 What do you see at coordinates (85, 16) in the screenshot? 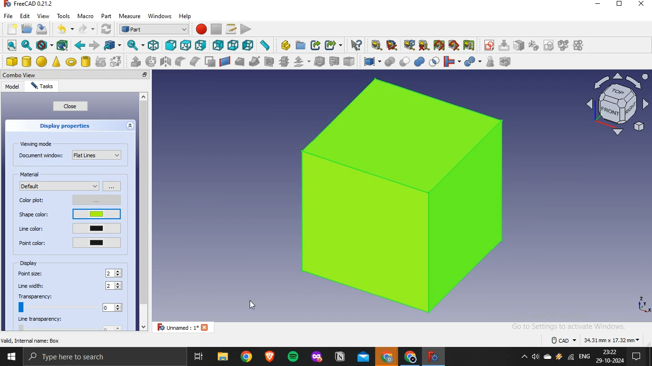
I see `macro` at bounding box center [85, 16].